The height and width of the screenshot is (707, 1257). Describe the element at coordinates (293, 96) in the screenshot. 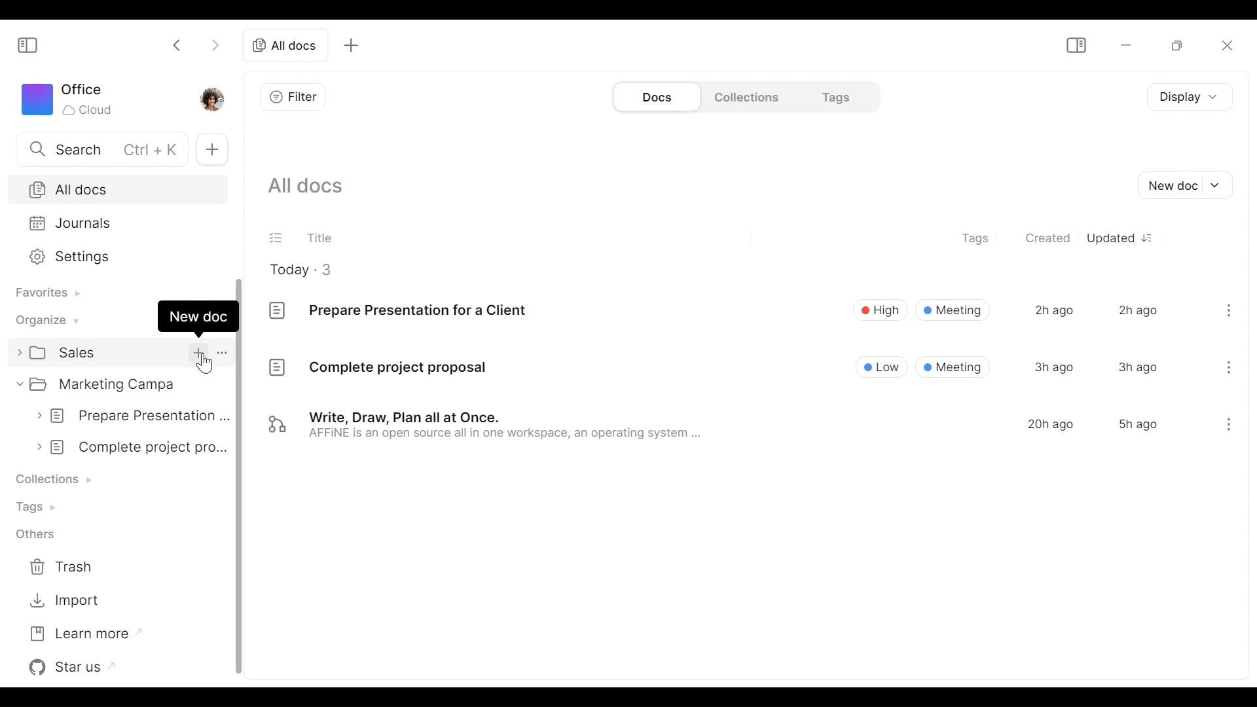

I see `Filter` at that location.